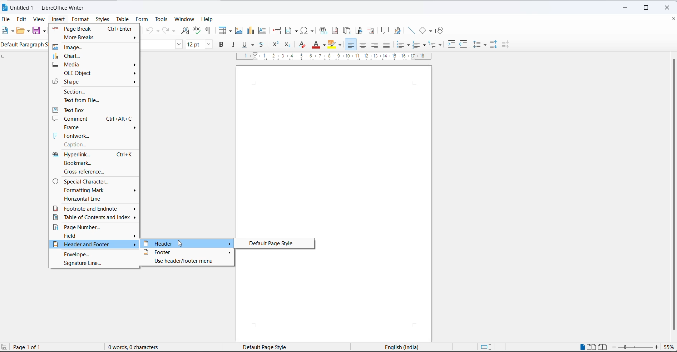  What do you see at coordinates (96, 83) in the screenshot?
I see `shape` at bounding box center [96, 83].